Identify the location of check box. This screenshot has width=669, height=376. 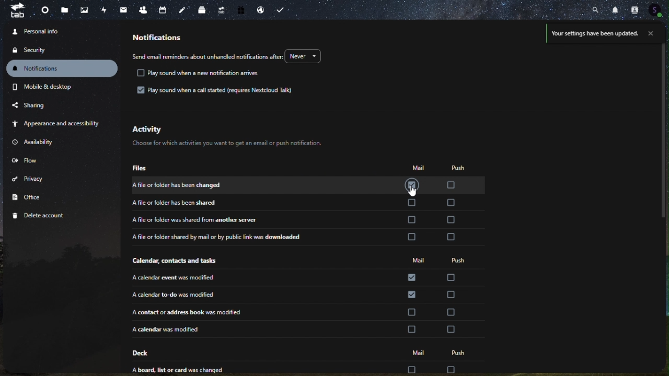
(413, 330).